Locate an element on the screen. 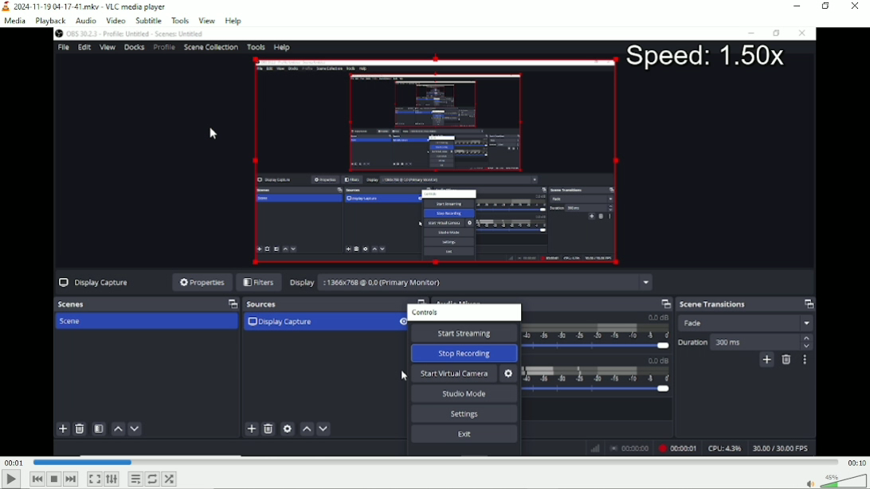 The width and height of the screenshot is (870, 489). tools is located at coordinates (178, 20).